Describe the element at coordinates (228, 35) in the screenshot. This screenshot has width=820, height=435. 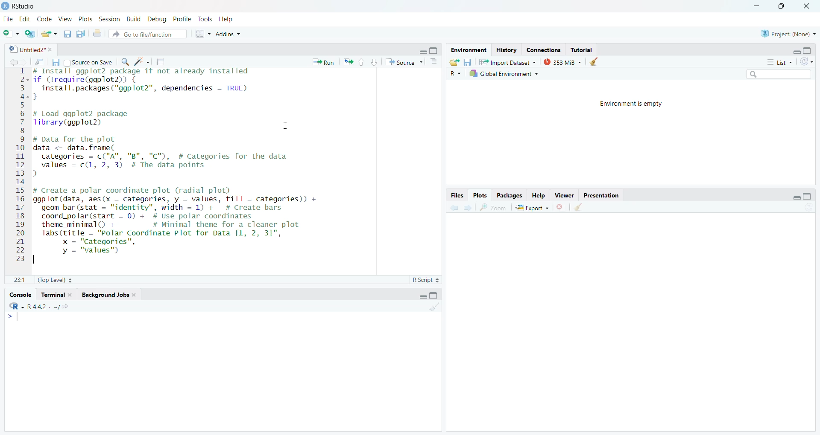
I see ` Addins ~` at that location.